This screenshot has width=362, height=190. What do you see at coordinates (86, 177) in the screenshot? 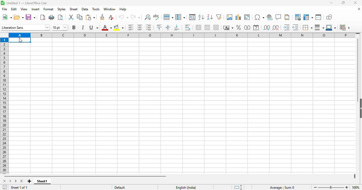
I see `horizontal scroll bar` at bounding box center [86, 177].